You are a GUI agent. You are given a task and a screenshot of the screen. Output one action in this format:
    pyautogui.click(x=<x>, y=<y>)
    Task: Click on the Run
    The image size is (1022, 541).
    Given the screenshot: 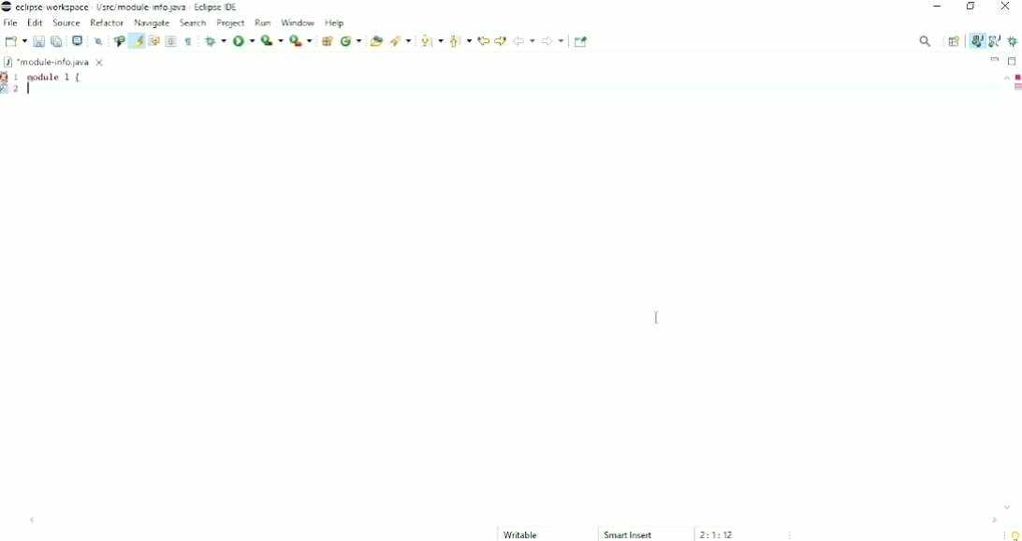 What is the action you would take?
    pyautogui.click(x=265, y=22)
    